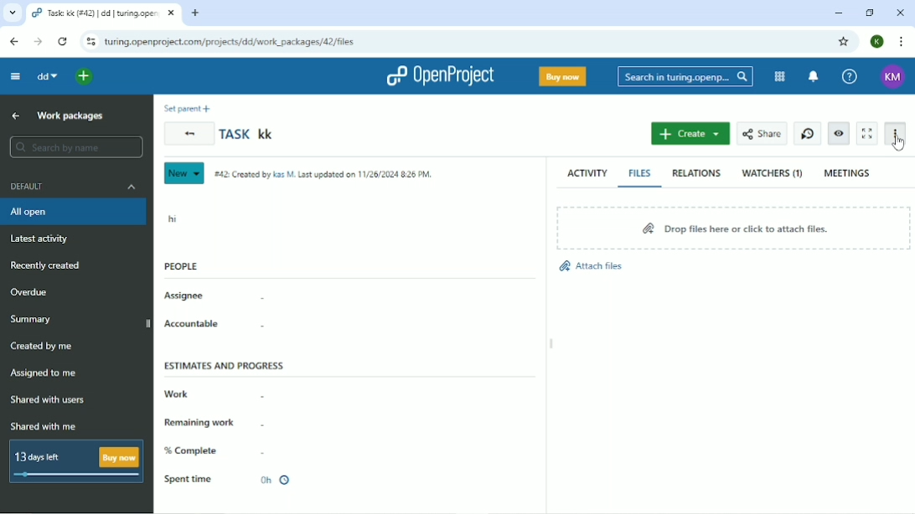  I want to click on Shared with me, so click(44, 425).